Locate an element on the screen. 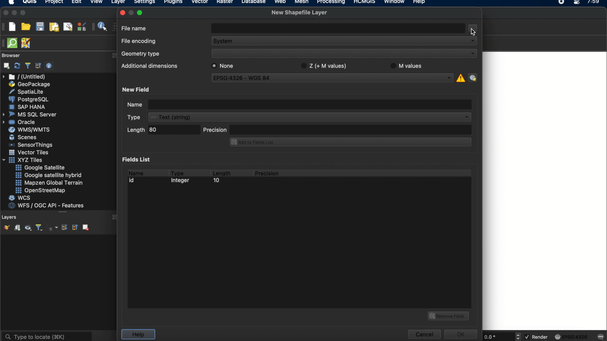  maximize is located at coordinates (141, 12).